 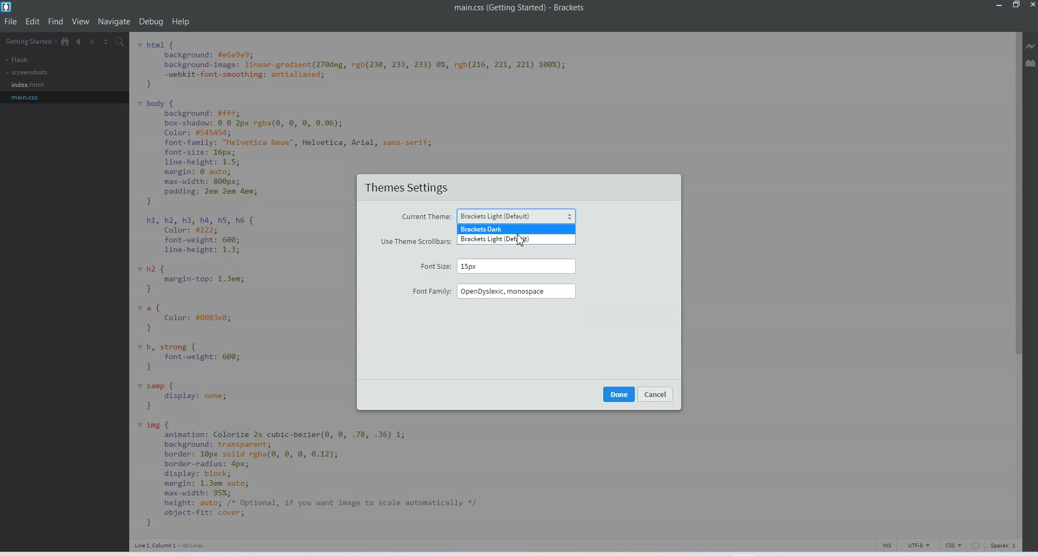 What do you see at coordinates (520, 8) in the screenshot?
I see `File name` at bounding box center [520, 8].